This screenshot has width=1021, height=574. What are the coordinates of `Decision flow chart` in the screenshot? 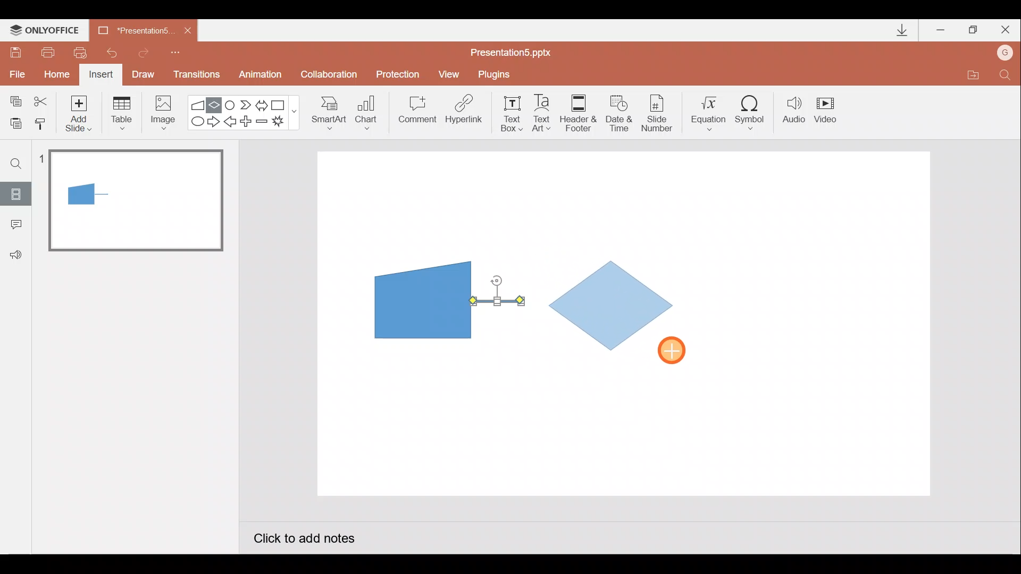 It's located at (614, 307).